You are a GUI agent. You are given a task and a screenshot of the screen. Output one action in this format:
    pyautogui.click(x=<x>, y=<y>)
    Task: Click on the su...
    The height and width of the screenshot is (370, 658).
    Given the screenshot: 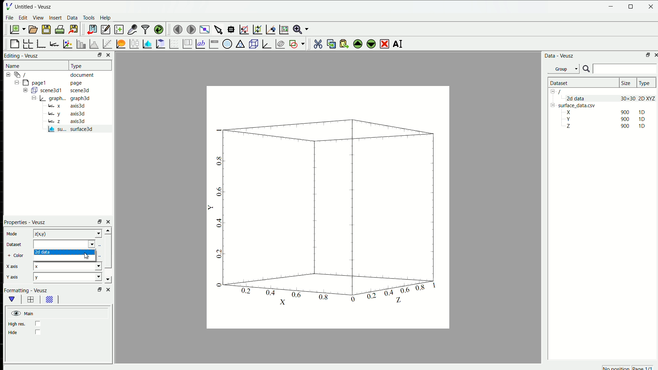 What is the action you would take?
    pyautogui.click(x=58, y=129)
    